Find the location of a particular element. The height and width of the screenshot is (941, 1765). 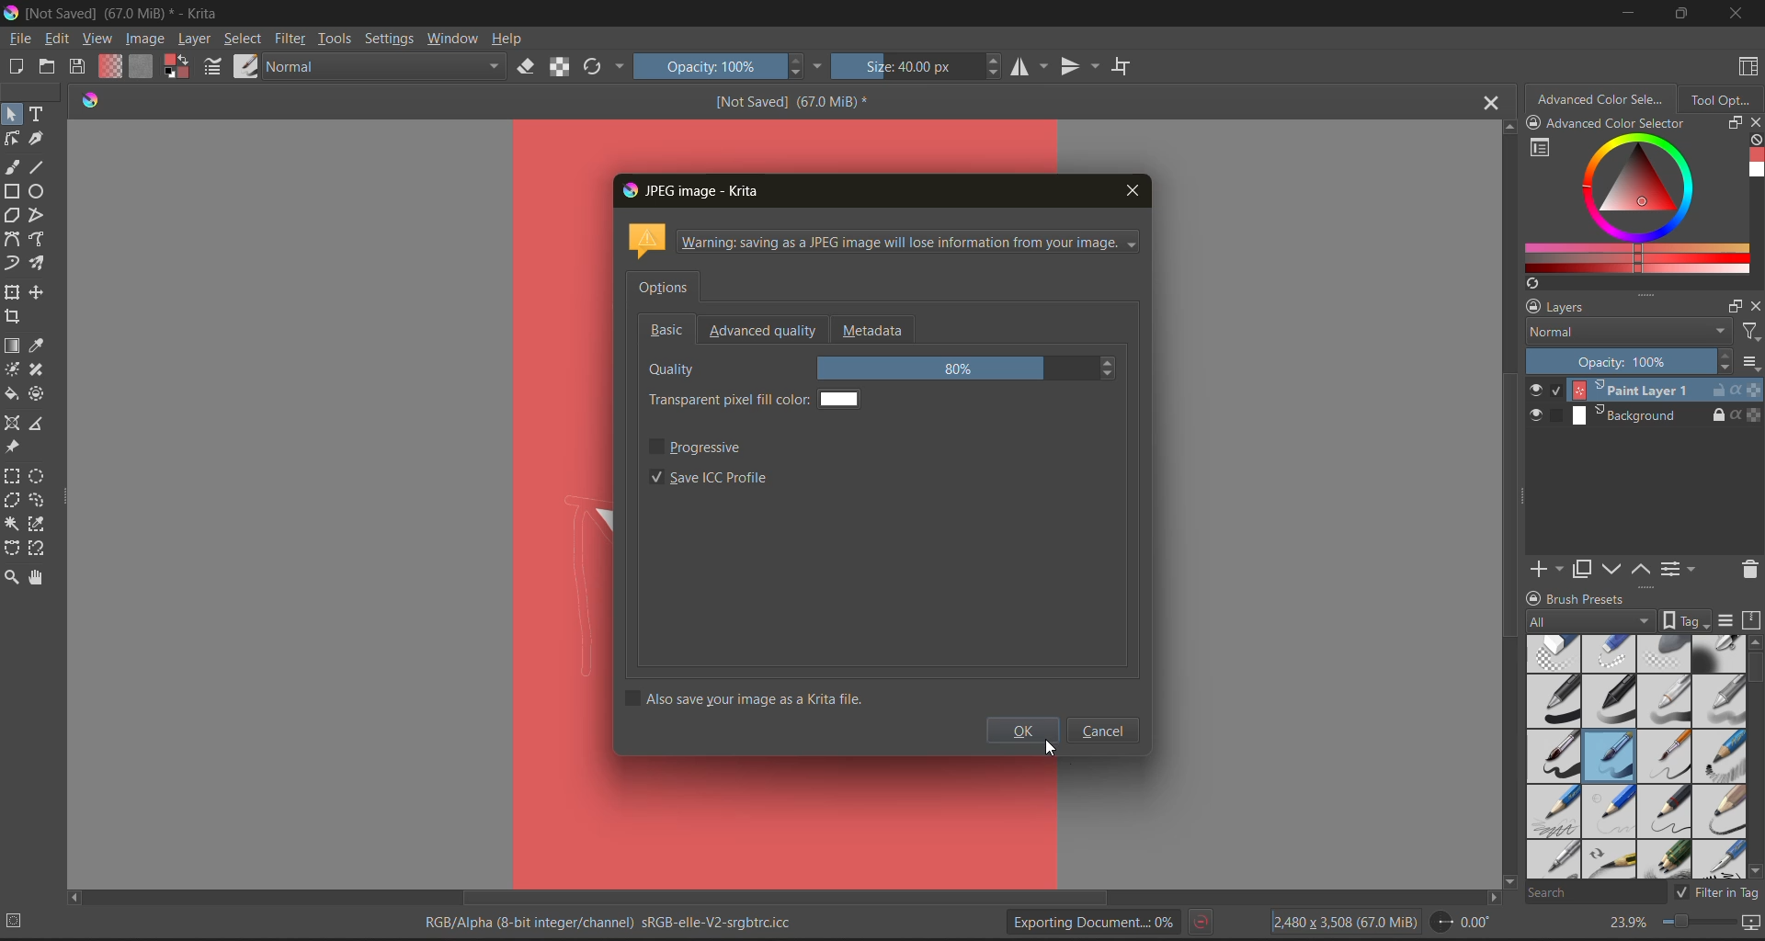

fill patterns is located at coordinates (146, 65).